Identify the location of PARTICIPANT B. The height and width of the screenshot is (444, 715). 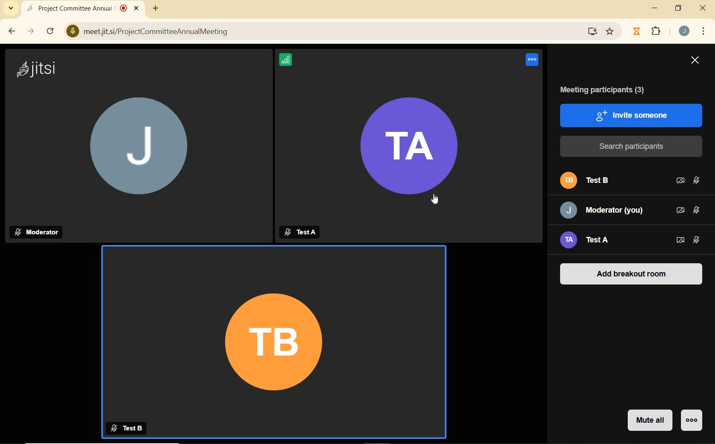
(591, 181).